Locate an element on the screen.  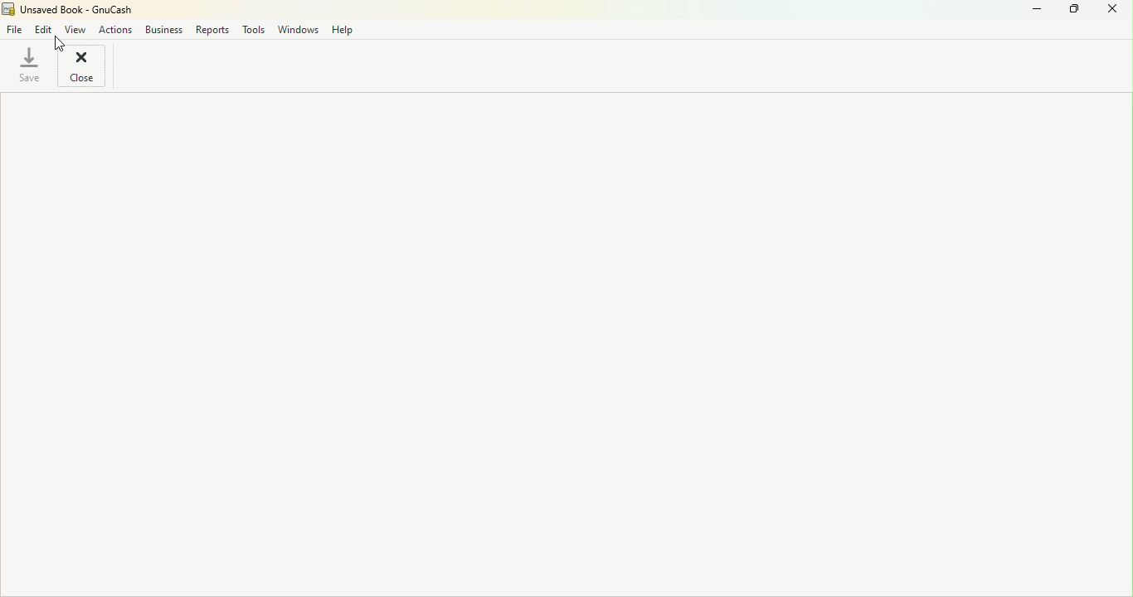
Save is located at coordinates (28, 65).